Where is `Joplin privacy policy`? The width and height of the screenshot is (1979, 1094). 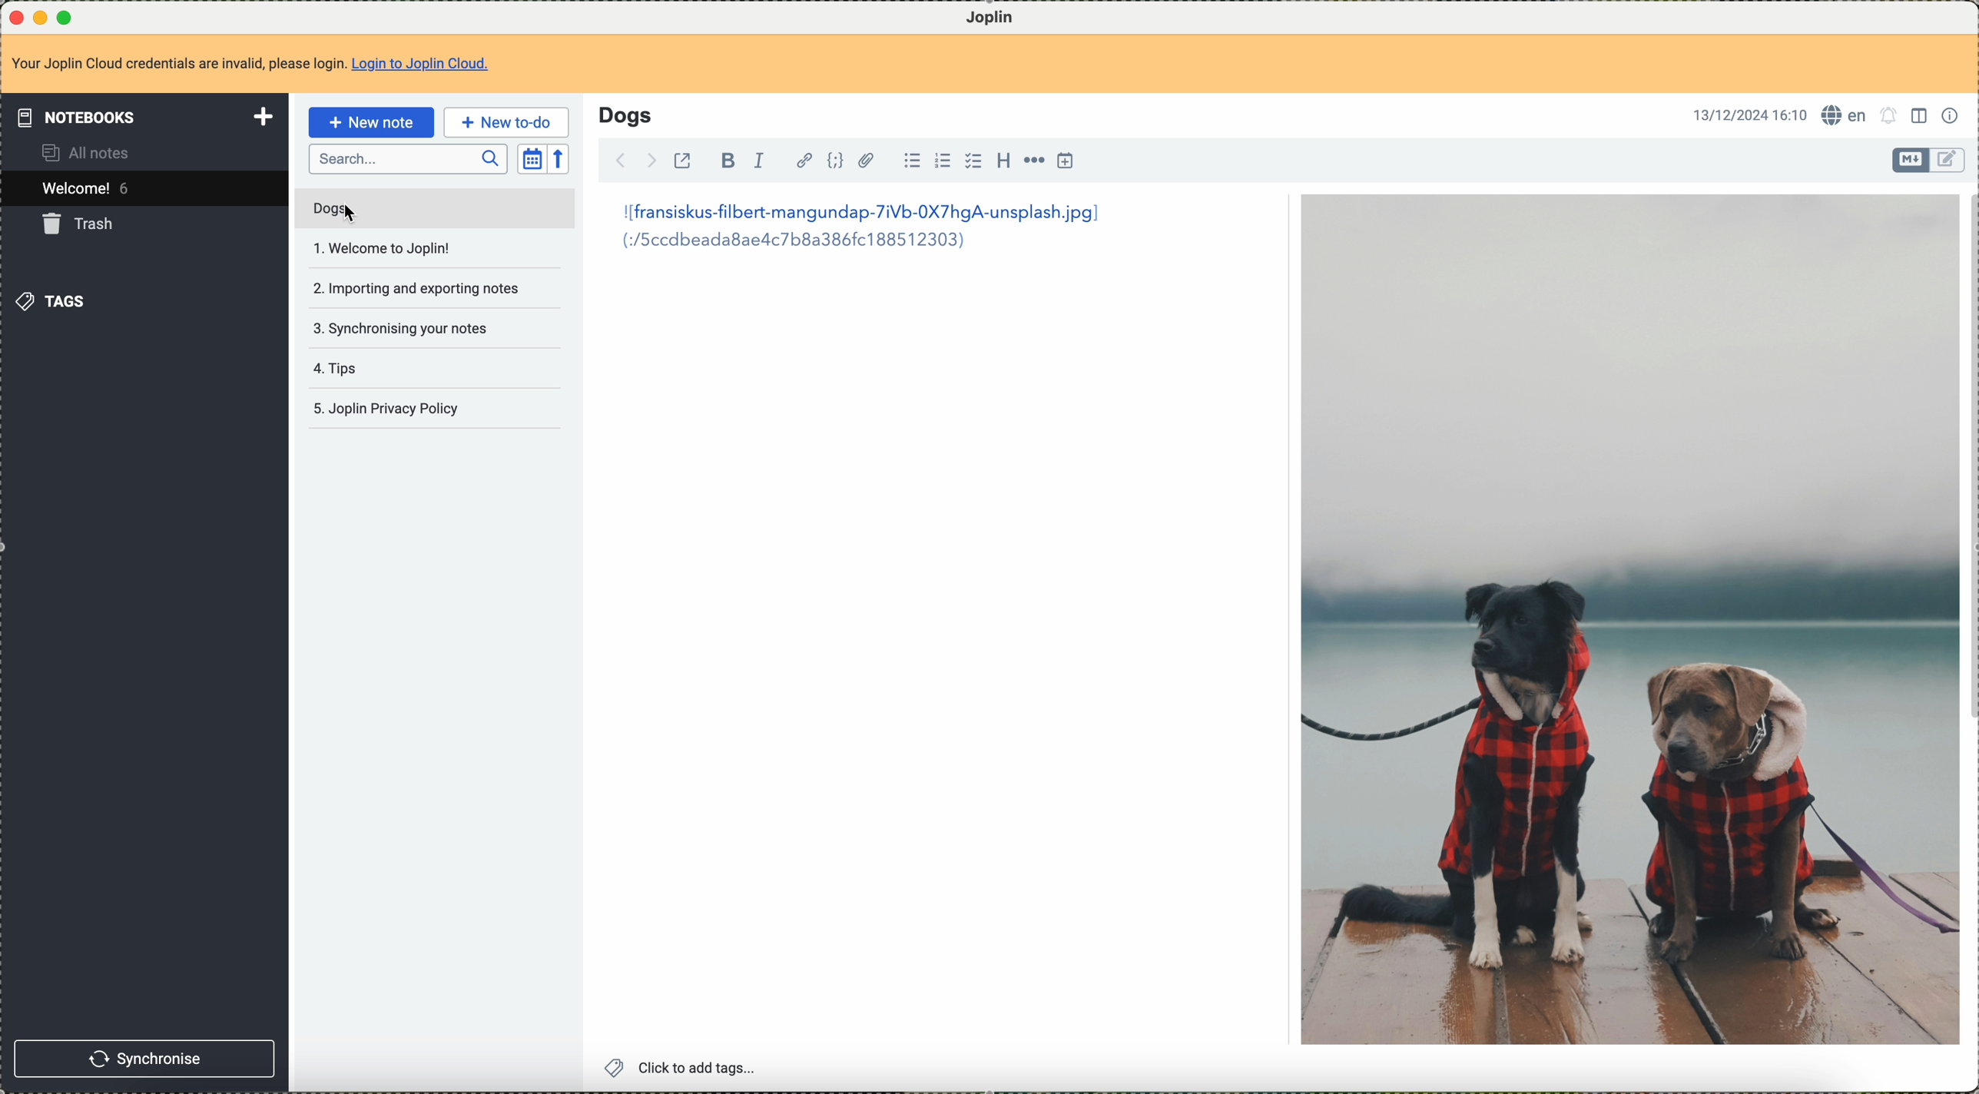 Joplin privacy policy is located at coordinates (390, 406).